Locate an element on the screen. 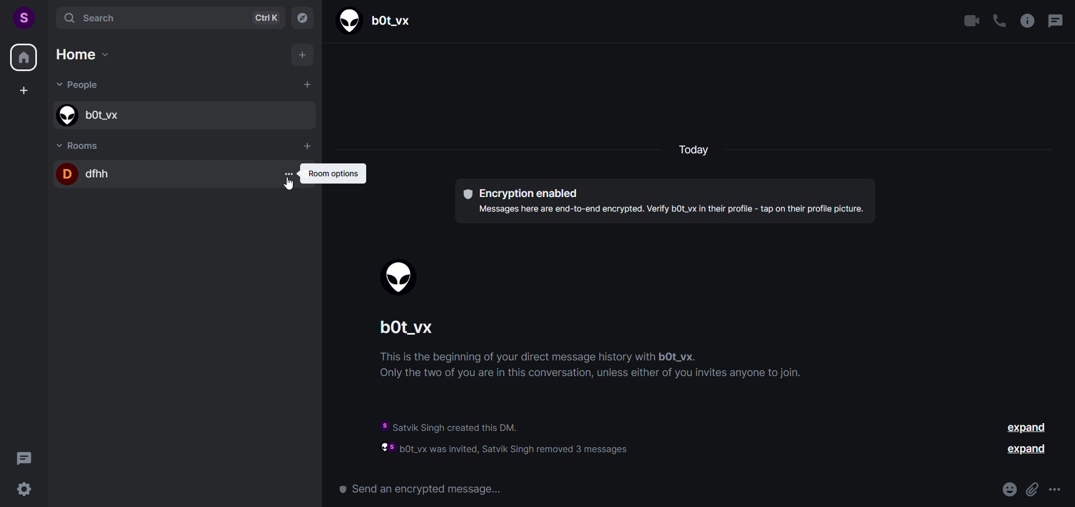  explore is located at coordinates (302, 17).